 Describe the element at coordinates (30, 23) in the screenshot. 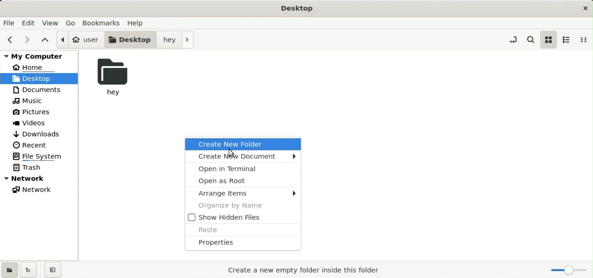

I see `edit` at that location.